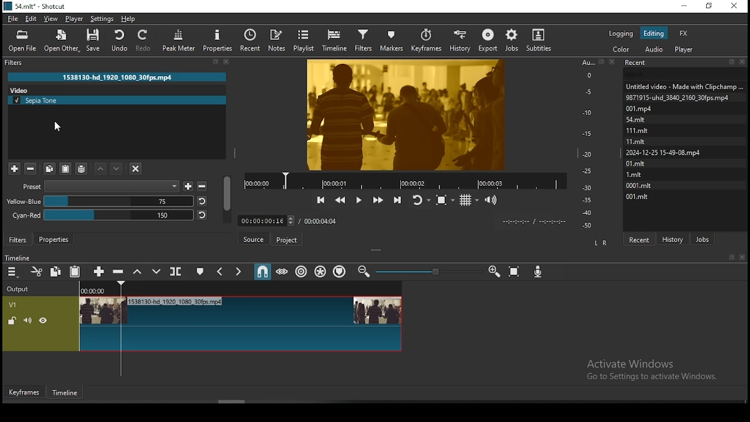 Image resolution: width=750 pixels, height=422 pixels. What do you see at coordinates (139, 272) in the screenshot?
I see `lift` at bounding box center [139, 272].